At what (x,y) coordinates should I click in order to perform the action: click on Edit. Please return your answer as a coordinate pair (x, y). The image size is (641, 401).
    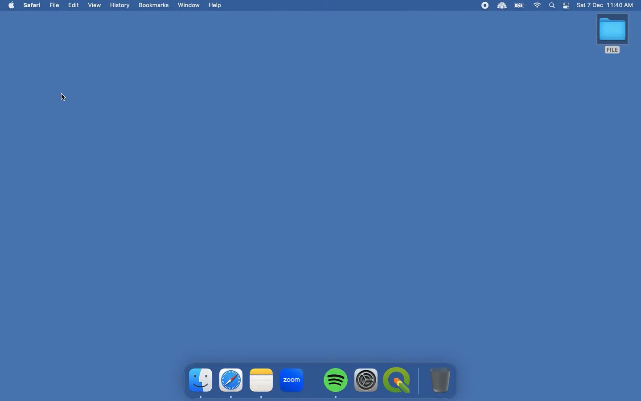
    Looking at the image, I should click on (74, 5).